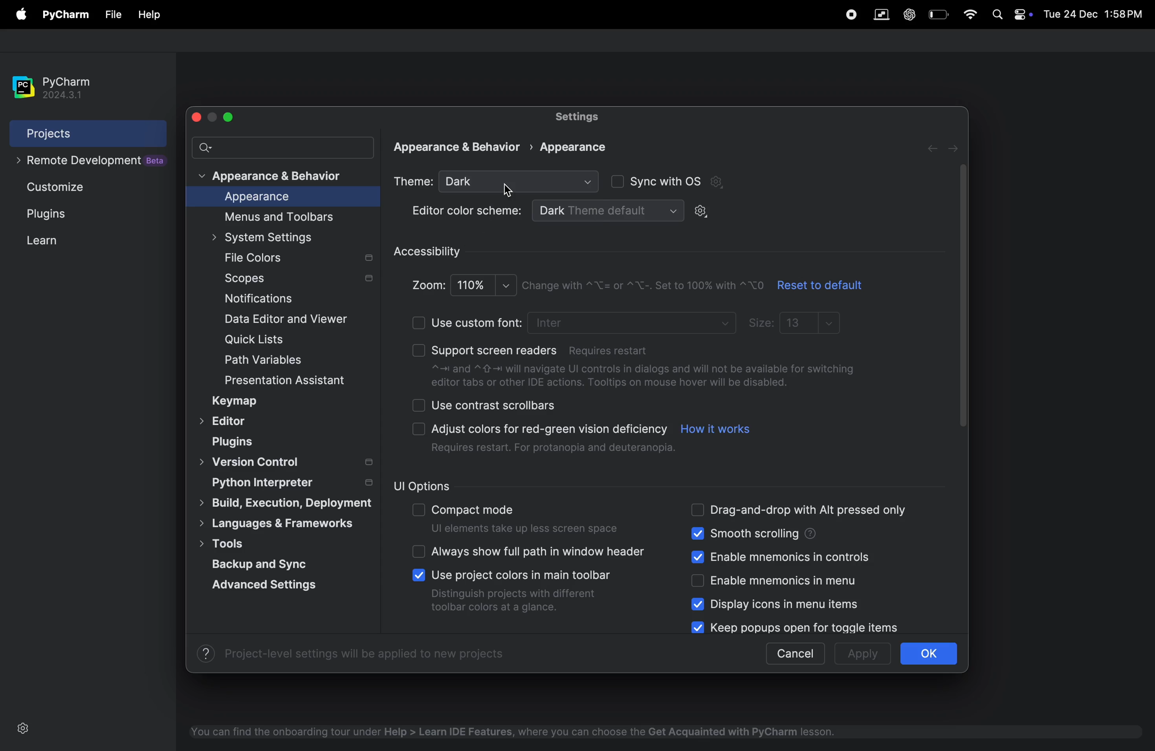 Image resolution: width=1155 pixels, height=751 pixels. Describe the element at coordinates (543, 348) in the screenshot. I see `support screen readers` at that location.